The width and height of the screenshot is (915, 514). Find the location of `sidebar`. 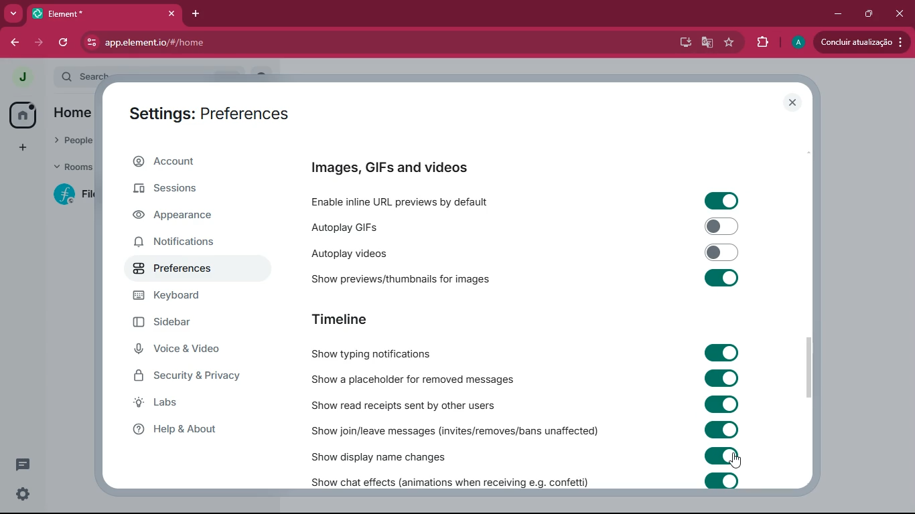

sidebar is located at coordinates (174, 322).